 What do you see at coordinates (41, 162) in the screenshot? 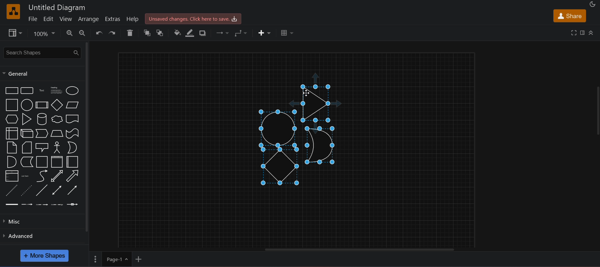
I see `container` at bounding box center [41, 162].